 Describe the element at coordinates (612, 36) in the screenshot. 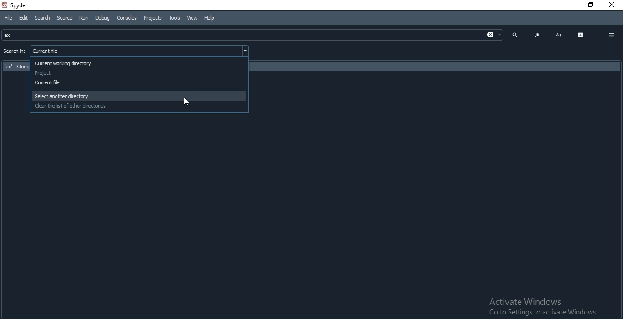

I see `options` at that location.